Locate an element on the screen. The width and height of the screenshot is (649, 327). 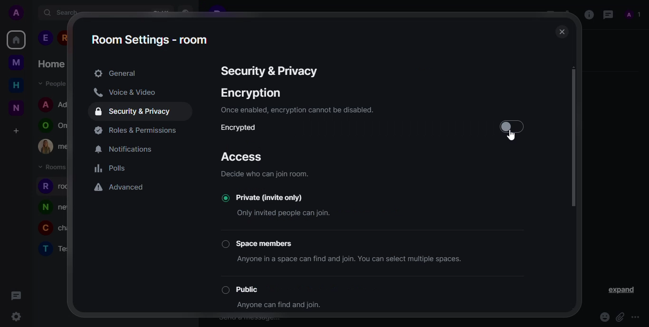
people is located at coordinates (50, 83).